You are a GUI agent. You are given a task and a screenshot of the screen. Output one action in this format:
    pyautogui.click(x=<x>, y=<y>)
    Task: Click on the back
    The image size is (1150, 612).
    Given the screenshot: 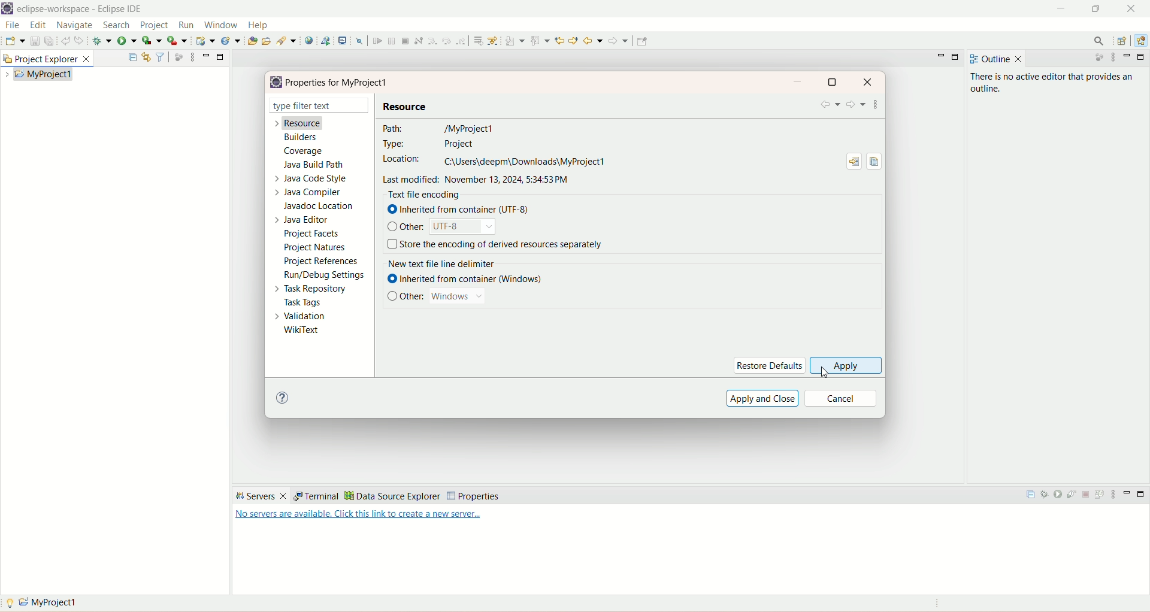 What is the action you would take?
    pyautogui.click(x=831, y=105)
    